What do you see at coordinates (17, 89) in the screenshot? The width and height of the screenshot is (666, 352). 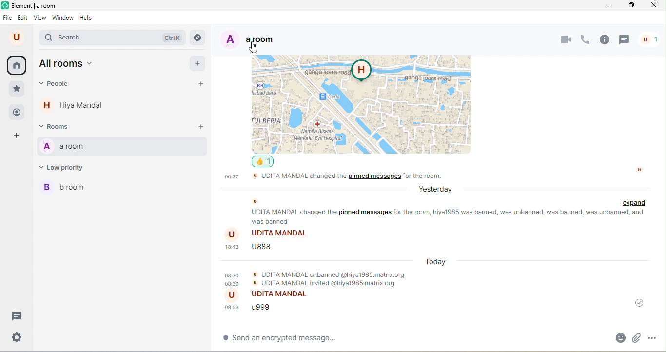 I see `favourites` at bounding box center [17, 89].